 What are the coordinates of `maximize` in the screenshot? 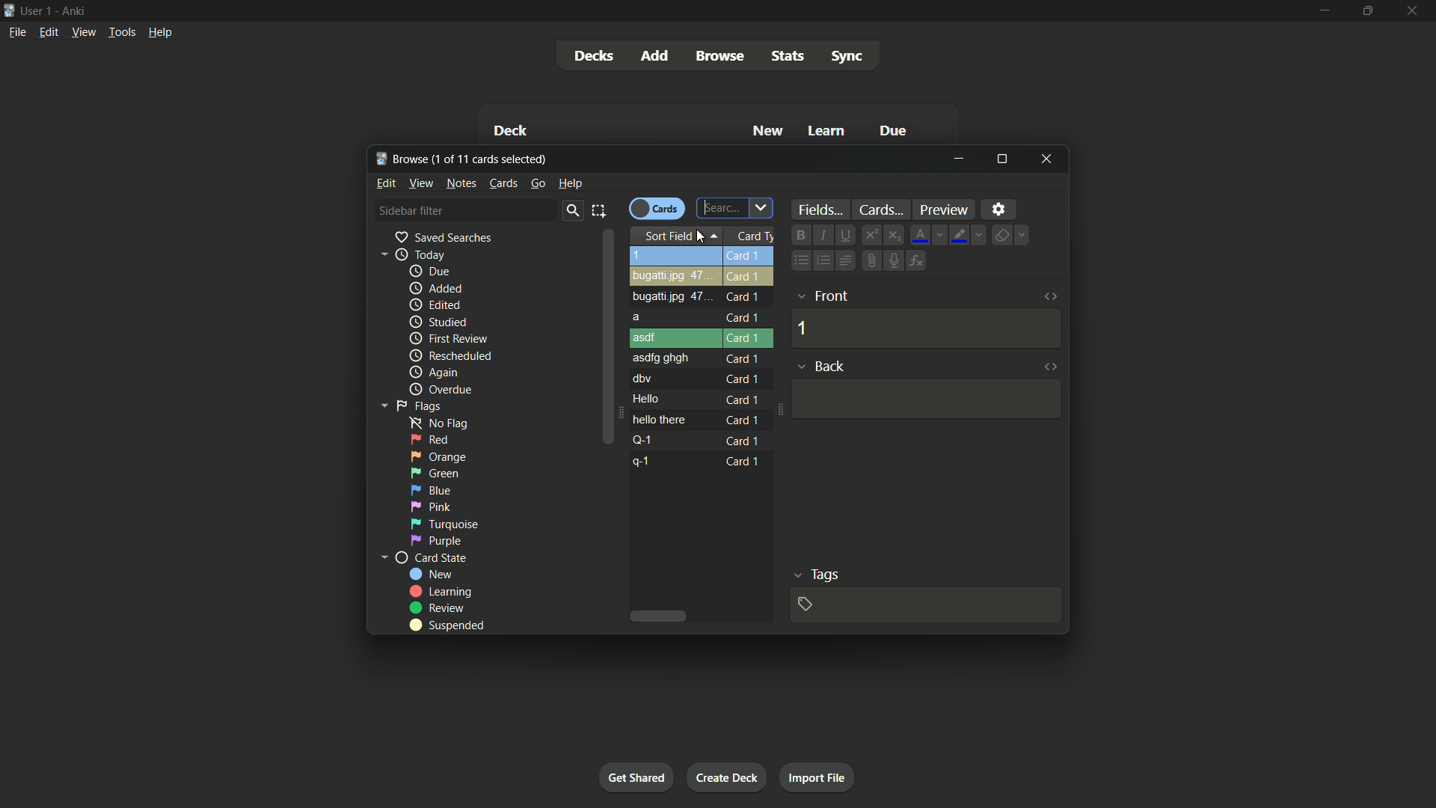 It's located at (1366, 11).